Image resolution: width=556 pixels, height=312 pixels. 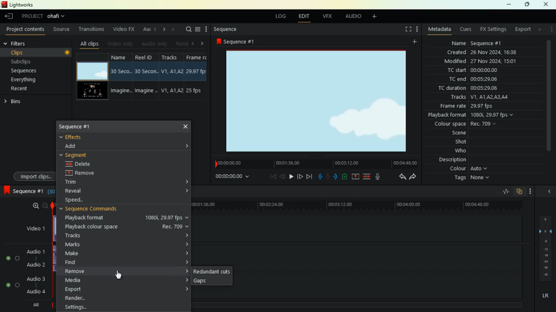 I want to click on bins, so click(x=28, y=102).